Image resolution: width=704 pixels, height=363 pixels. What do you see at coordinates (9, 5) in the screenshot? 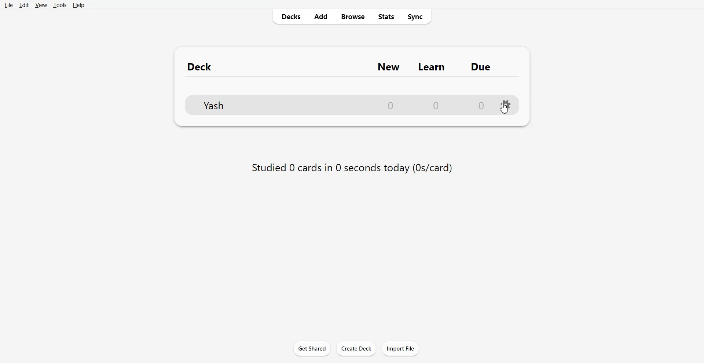
I see `File` at bounding box center [9, 5].